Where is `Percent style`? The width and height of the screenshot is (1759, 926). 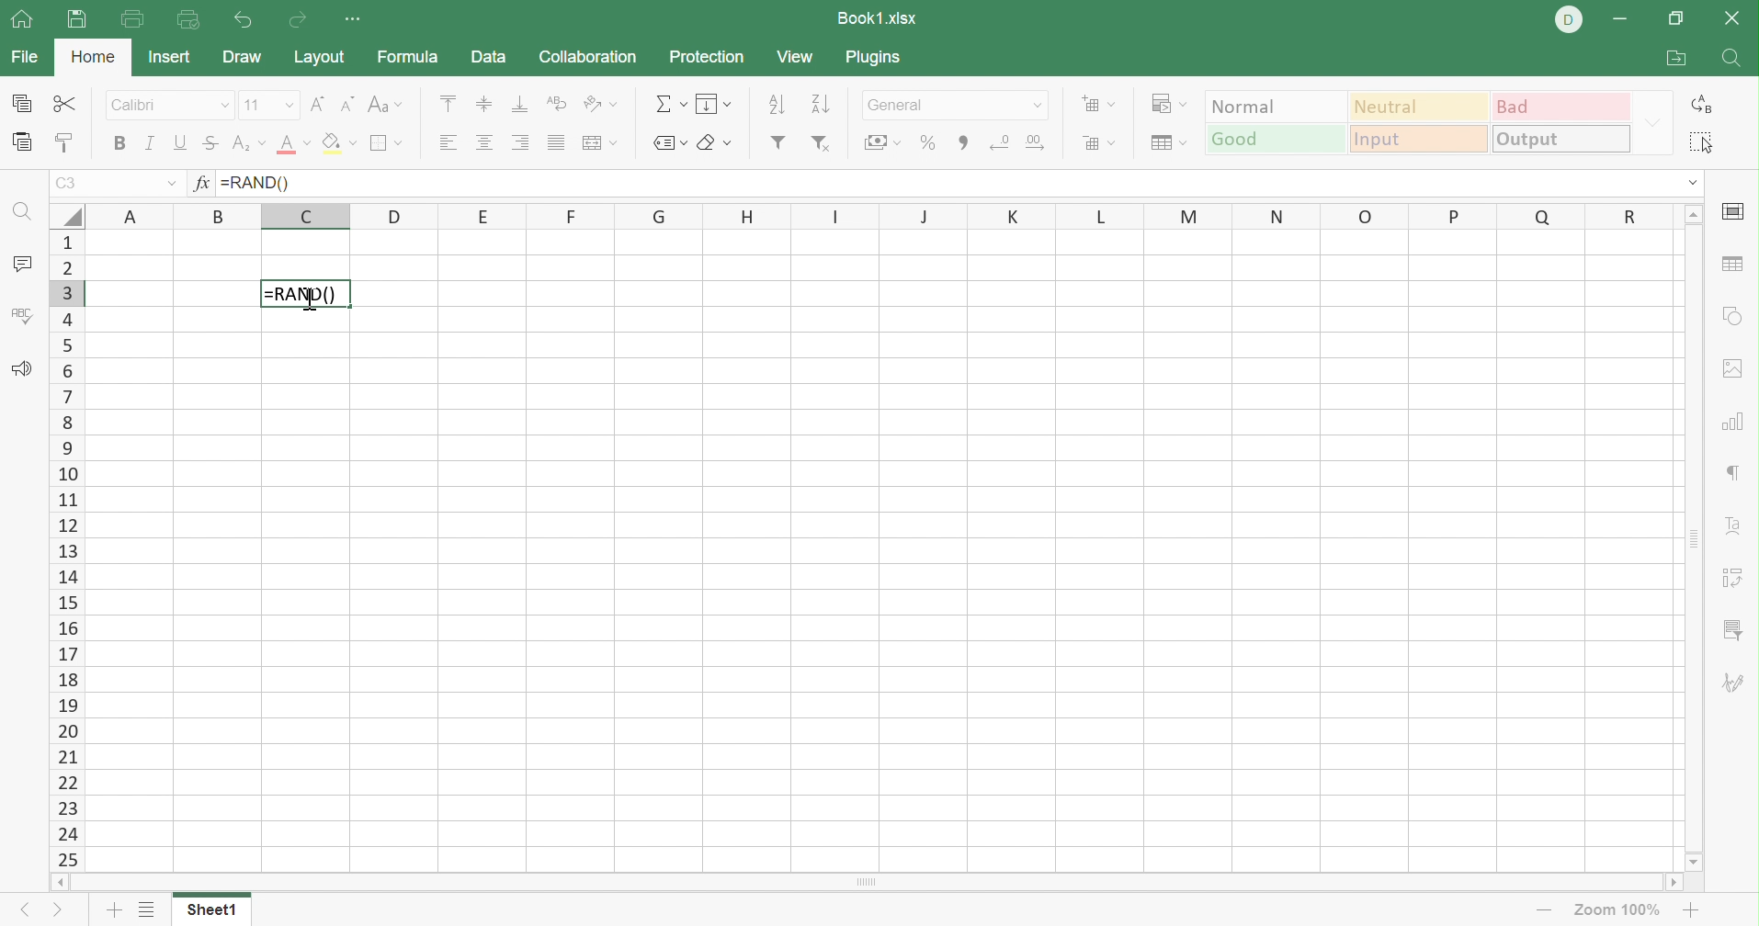
Percent style is located at coordinates (931, 142).